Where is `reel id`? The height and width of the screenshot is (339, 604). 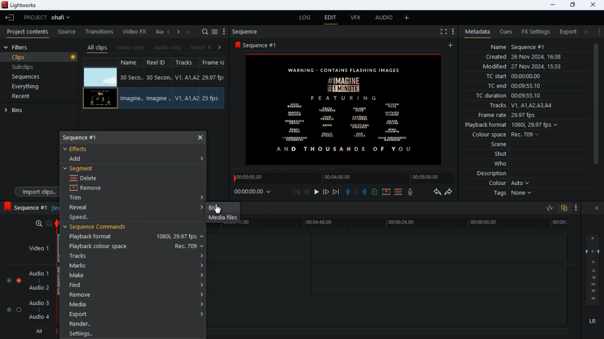 reel id is located at coordinates (158, 64).